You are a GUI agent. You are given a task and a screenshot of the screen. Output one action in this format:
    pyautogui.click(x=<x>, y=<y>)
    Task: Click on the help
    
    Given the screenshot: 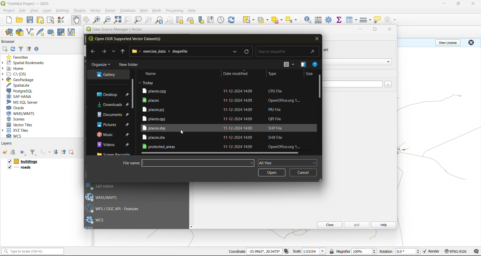 What is the action you would take?
    pyautogui.click(x=383, y=225)
    